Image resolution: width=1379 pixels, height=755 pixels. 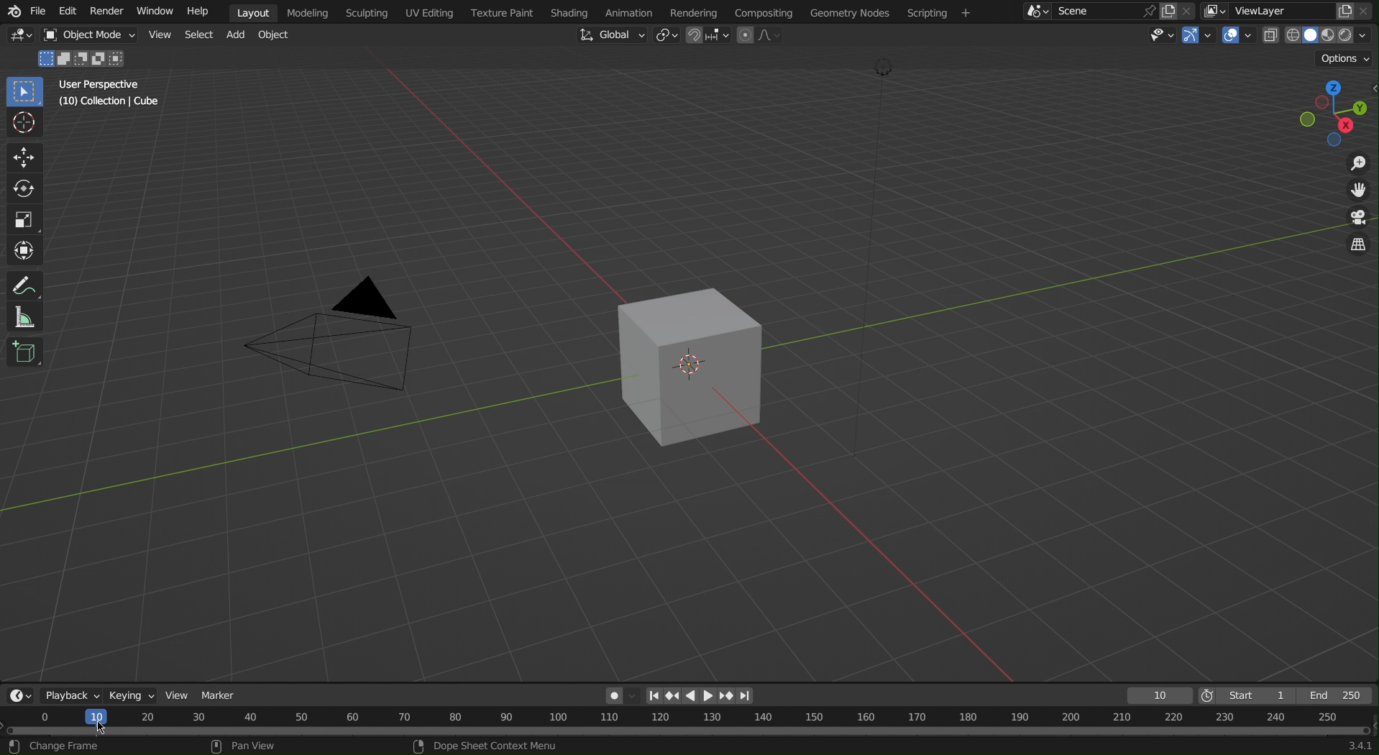 What do you see at coordinates (1357, 166) in the screenshot?
I see `Zoom` at bounding box center [1357, 166].